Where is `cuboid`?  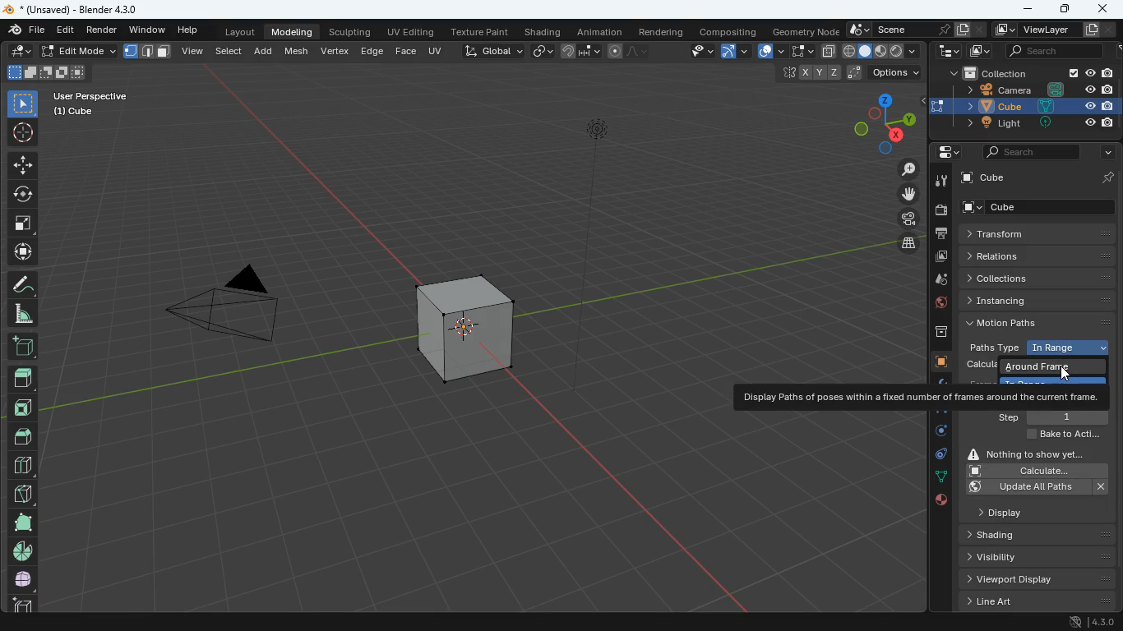
cuboid is located at coordinates (20, 603).